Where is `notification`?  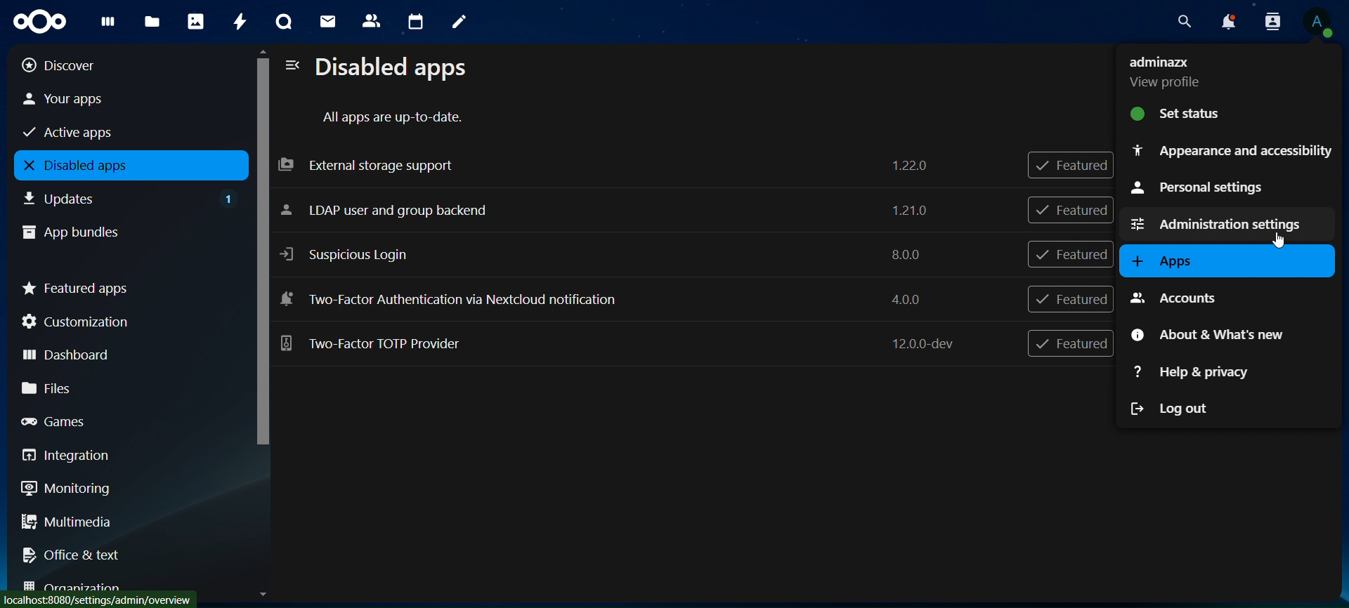
notification is located at coordinates (1227, 22).